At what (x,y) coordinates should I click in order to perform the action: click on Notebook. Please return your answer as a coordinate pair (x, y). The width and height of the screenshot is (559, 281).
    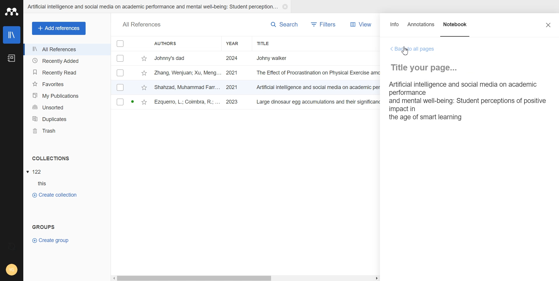
    Looking at the image, I should click on (11, 58).